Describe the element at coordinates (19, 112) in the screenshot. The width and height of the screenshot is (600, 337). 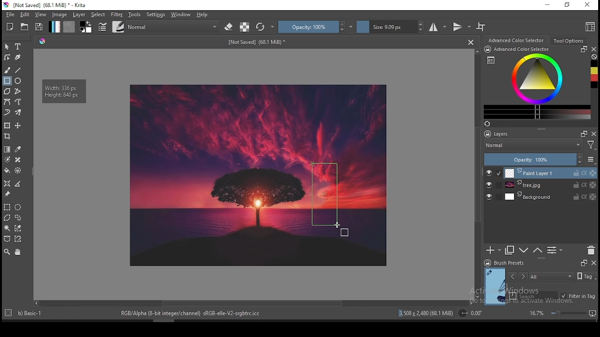
I see `multibrush tool` at that location.